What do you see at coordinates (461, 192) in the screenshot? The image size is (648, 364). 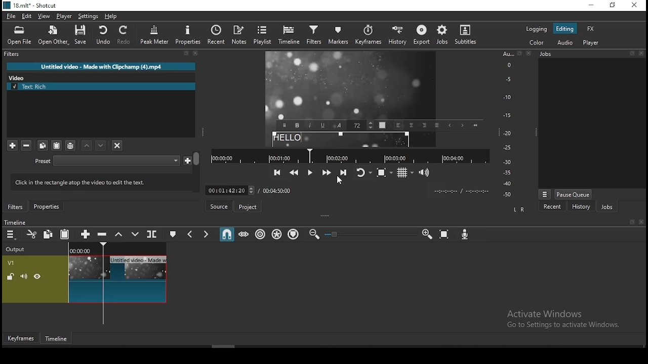 I see `Clip Time` at bounding box center [461, 192].